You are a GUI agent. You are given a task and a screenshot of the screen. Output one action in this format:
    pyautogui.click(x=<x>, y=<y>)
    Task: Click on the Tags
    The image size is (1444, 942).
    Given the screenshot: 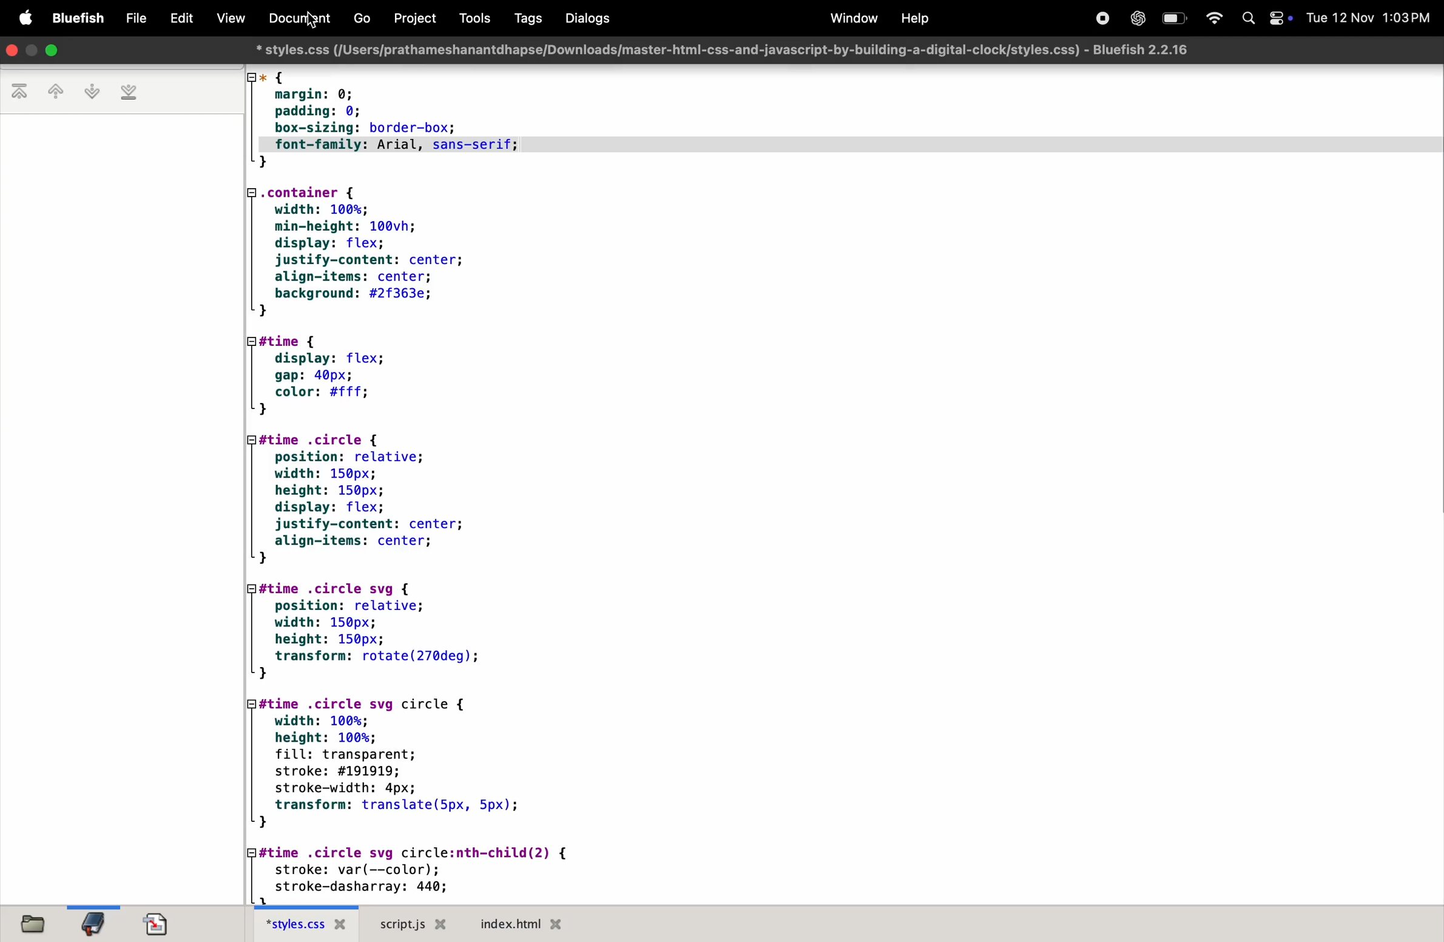 What is the action you would take?
    pyautogui.click(x=524, y=19)
    